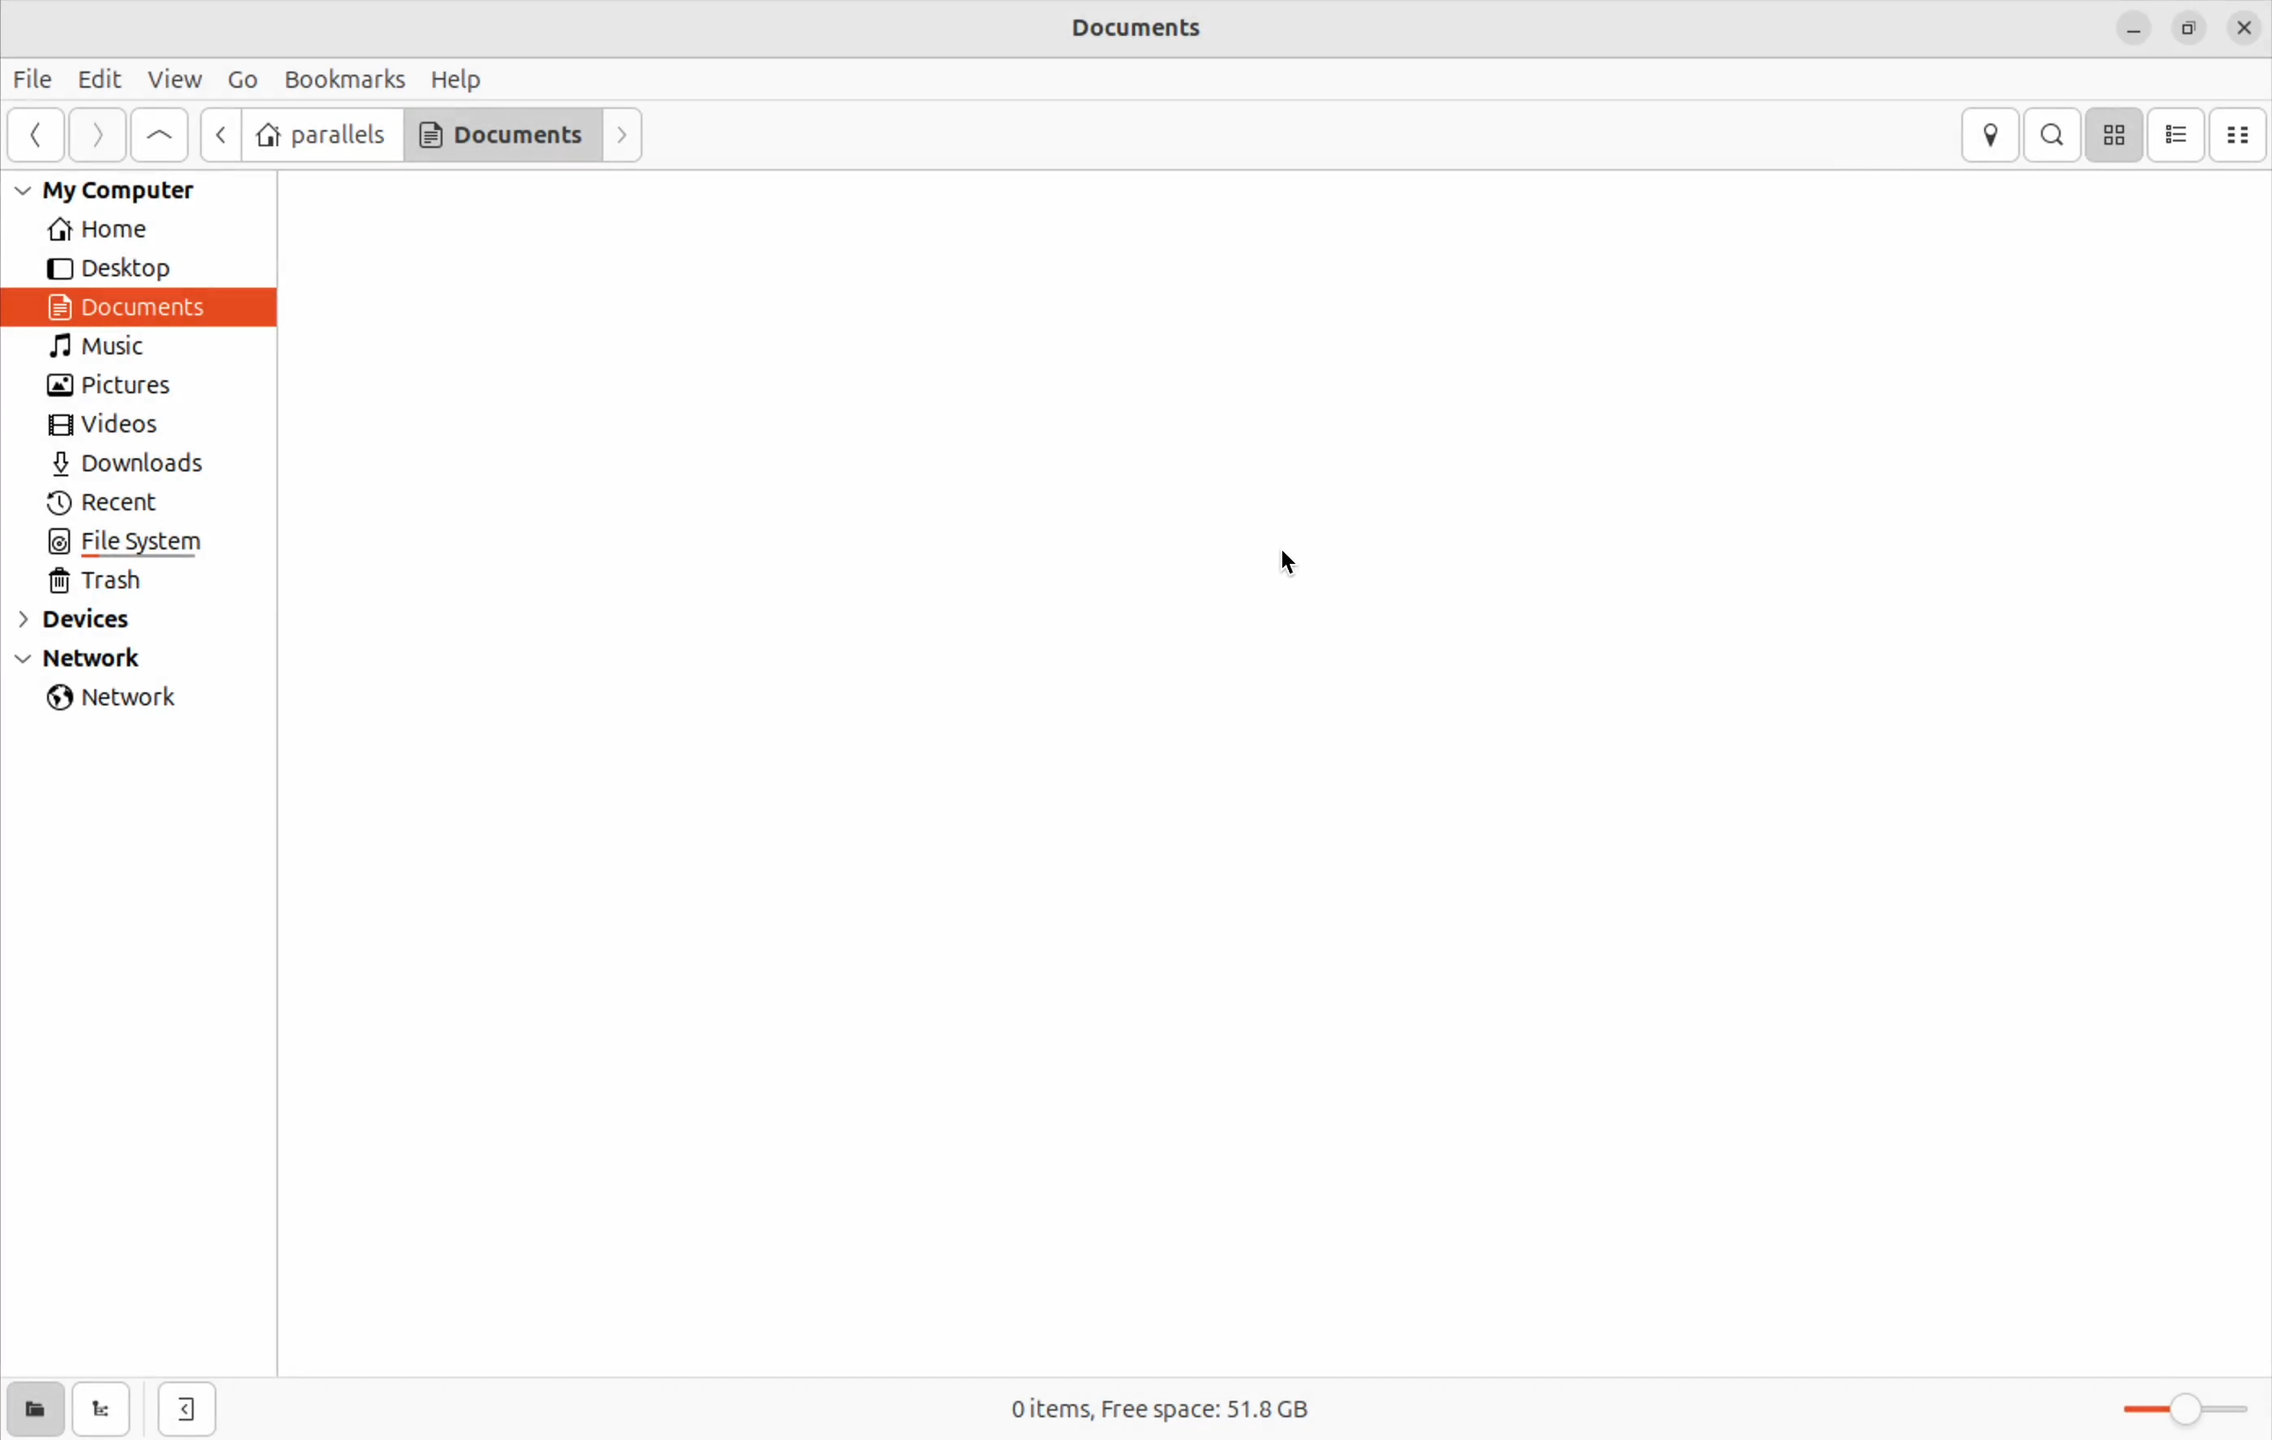  Describe the element at coordinates (111, 506) in the screenshot. I see `recent` at that location.